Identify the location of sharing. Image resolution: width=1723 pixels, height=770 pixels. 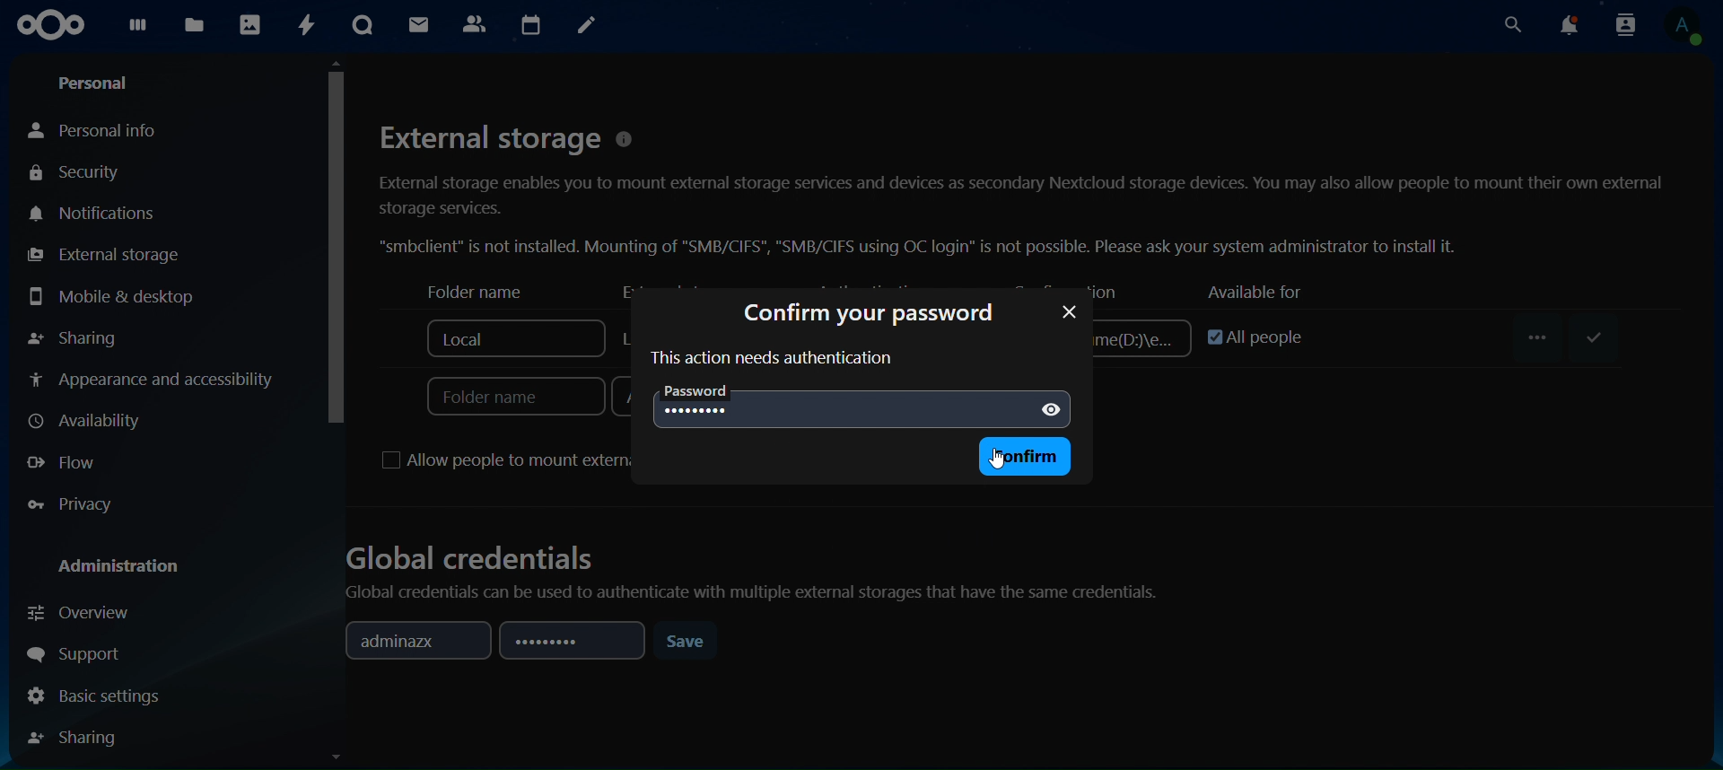
(79, 737).